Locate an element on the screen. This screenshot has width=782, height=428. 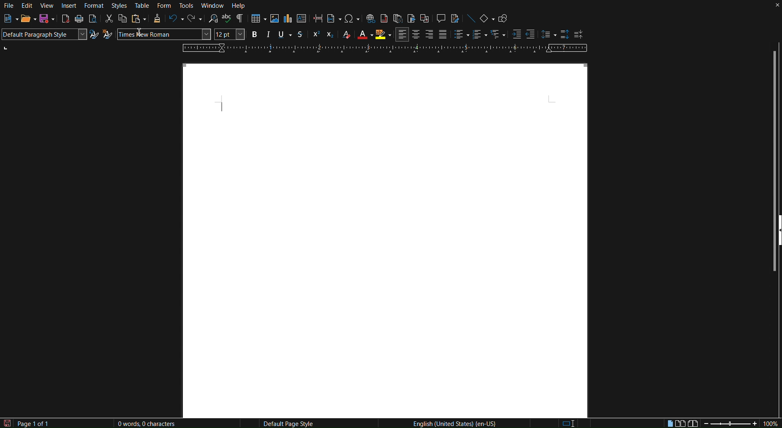
Form  is located at coordinates (164, 6).